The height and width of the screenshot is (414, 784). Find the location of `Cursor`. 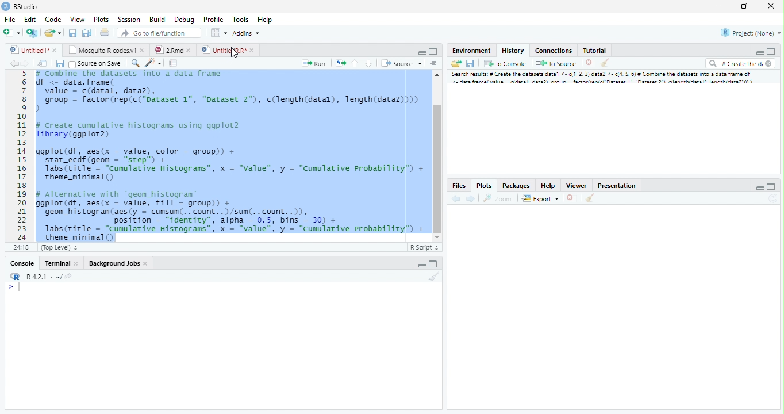

Cursor is located at coordinates (235, 53).